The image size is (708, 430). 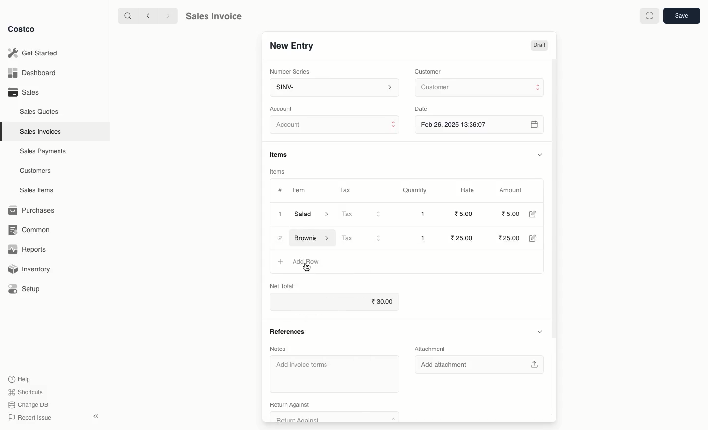 I want to click on 1, so click(x=423, y=214).